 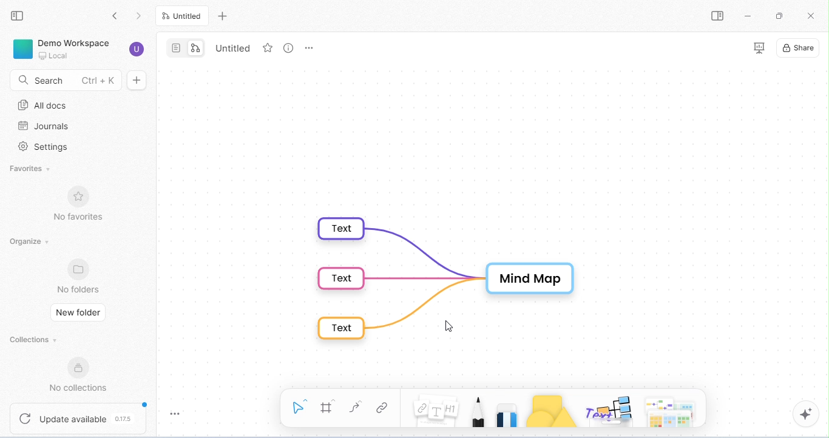 What do you see at coordinates (381, 409) in the screenshot?
I see `link` at bounding box center [381, 409].